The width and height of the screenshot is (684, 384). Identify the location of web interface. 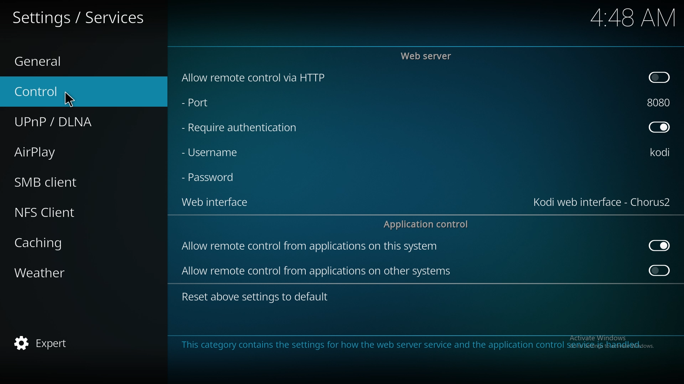
(215, 203).